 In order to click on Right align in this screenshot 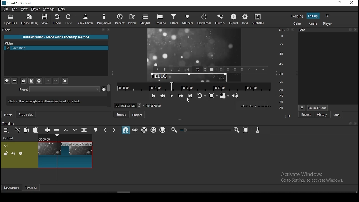, I will do `click(235, 69)`.